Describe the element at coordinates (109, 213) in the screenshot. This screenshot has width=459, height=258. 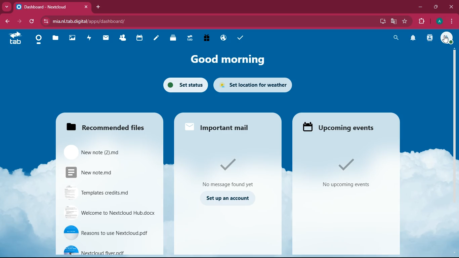
I see `Welcome to nextcloud hub.docx` at that location.